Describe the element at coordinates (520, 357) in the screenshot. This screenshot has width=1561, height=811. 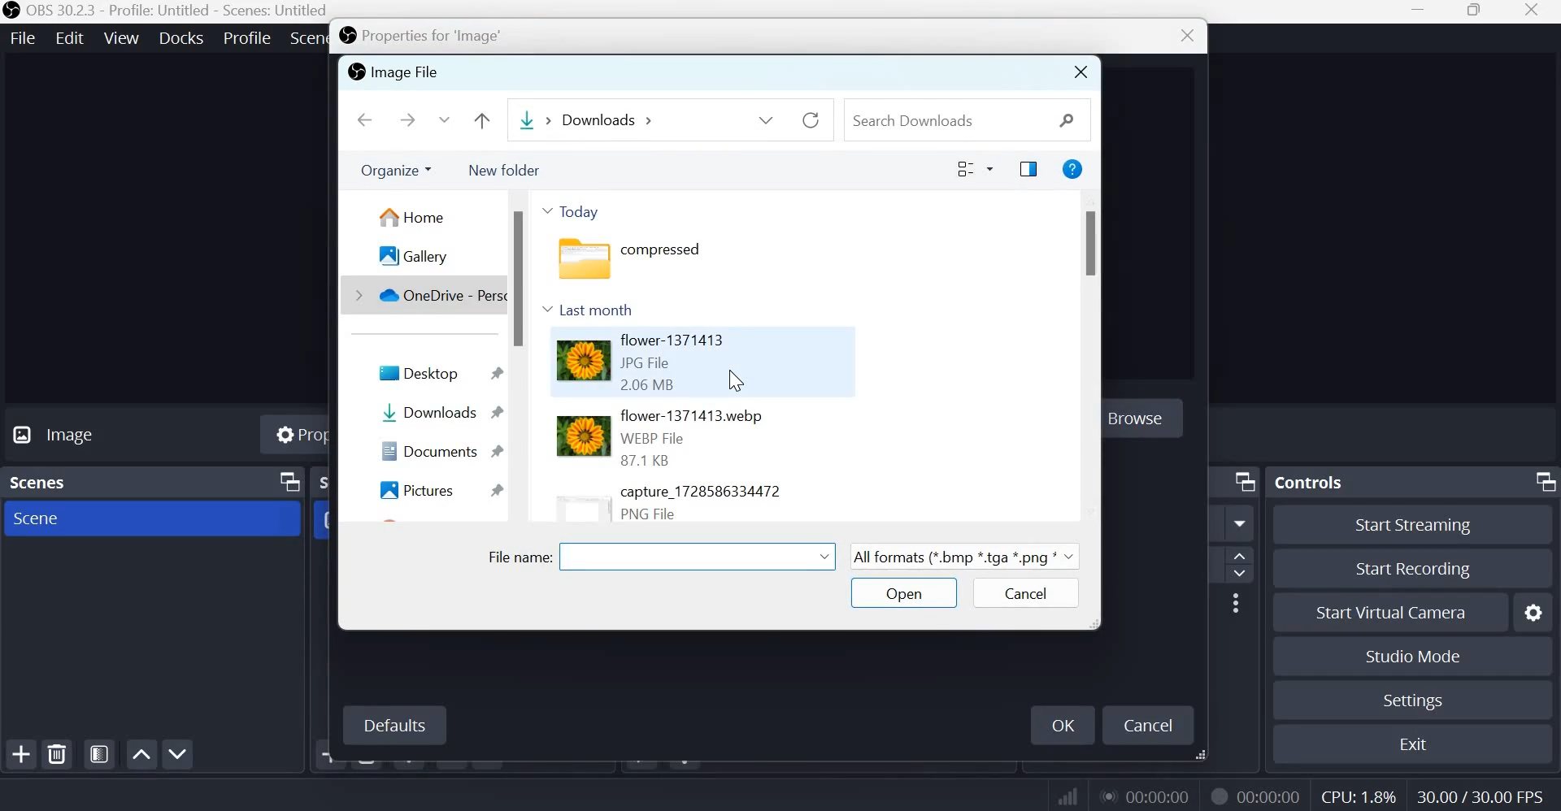
I see `scrollbar` at that location.